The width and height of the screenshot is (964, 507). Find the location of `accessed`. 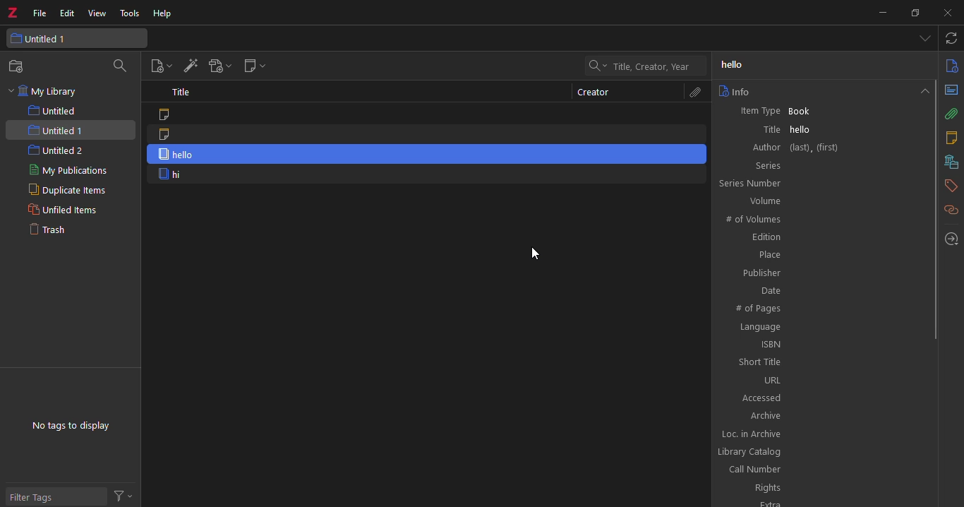

accessed is located at coordinates (820, 397).